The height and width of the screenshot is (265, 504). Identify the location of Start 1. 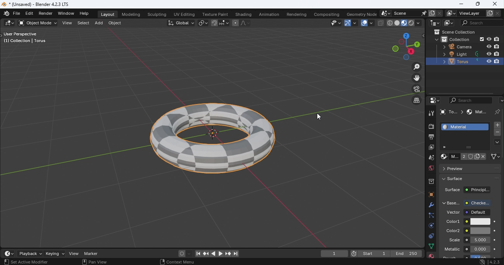
(375, 254).